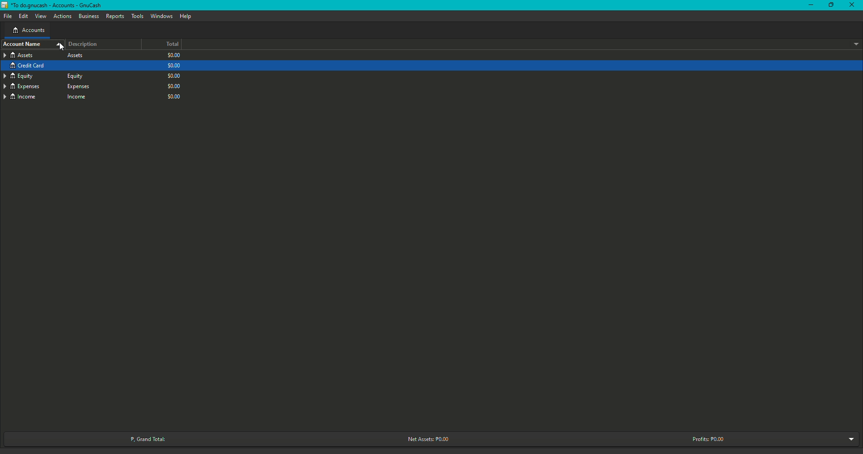 Image resolution: width=863 pixels, height=454 pixels. Describe the element at coordinates (160, 17) in the screenshot. I see `Windows` at that location.